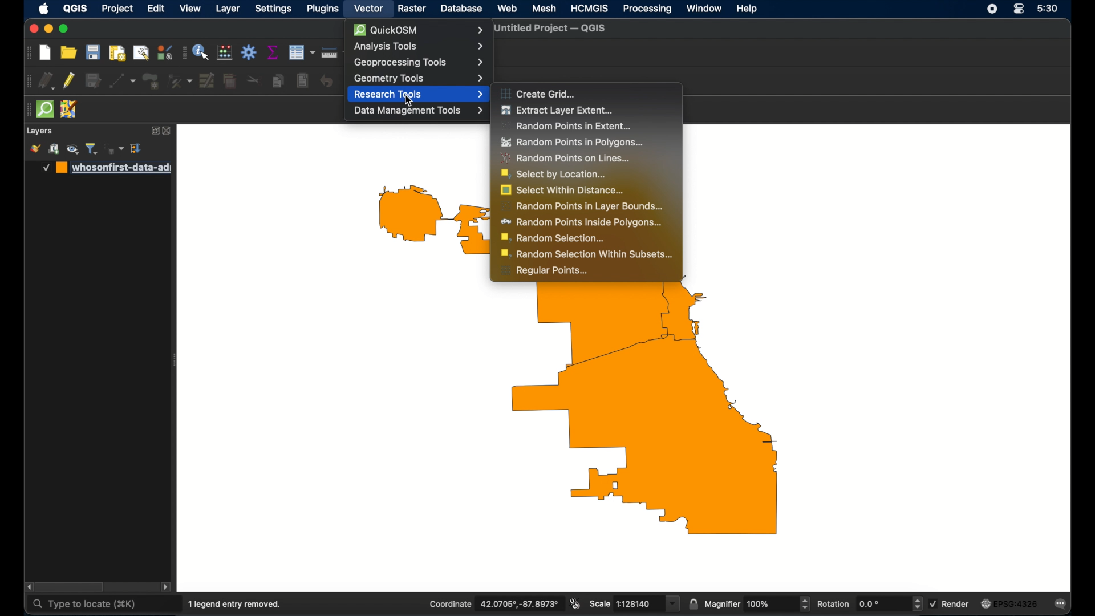 This screenshot has width=1095, height=616. What do you see at coordinates (704, 9) in the screenshot?
I see `window` at bounding box center [704, 9].